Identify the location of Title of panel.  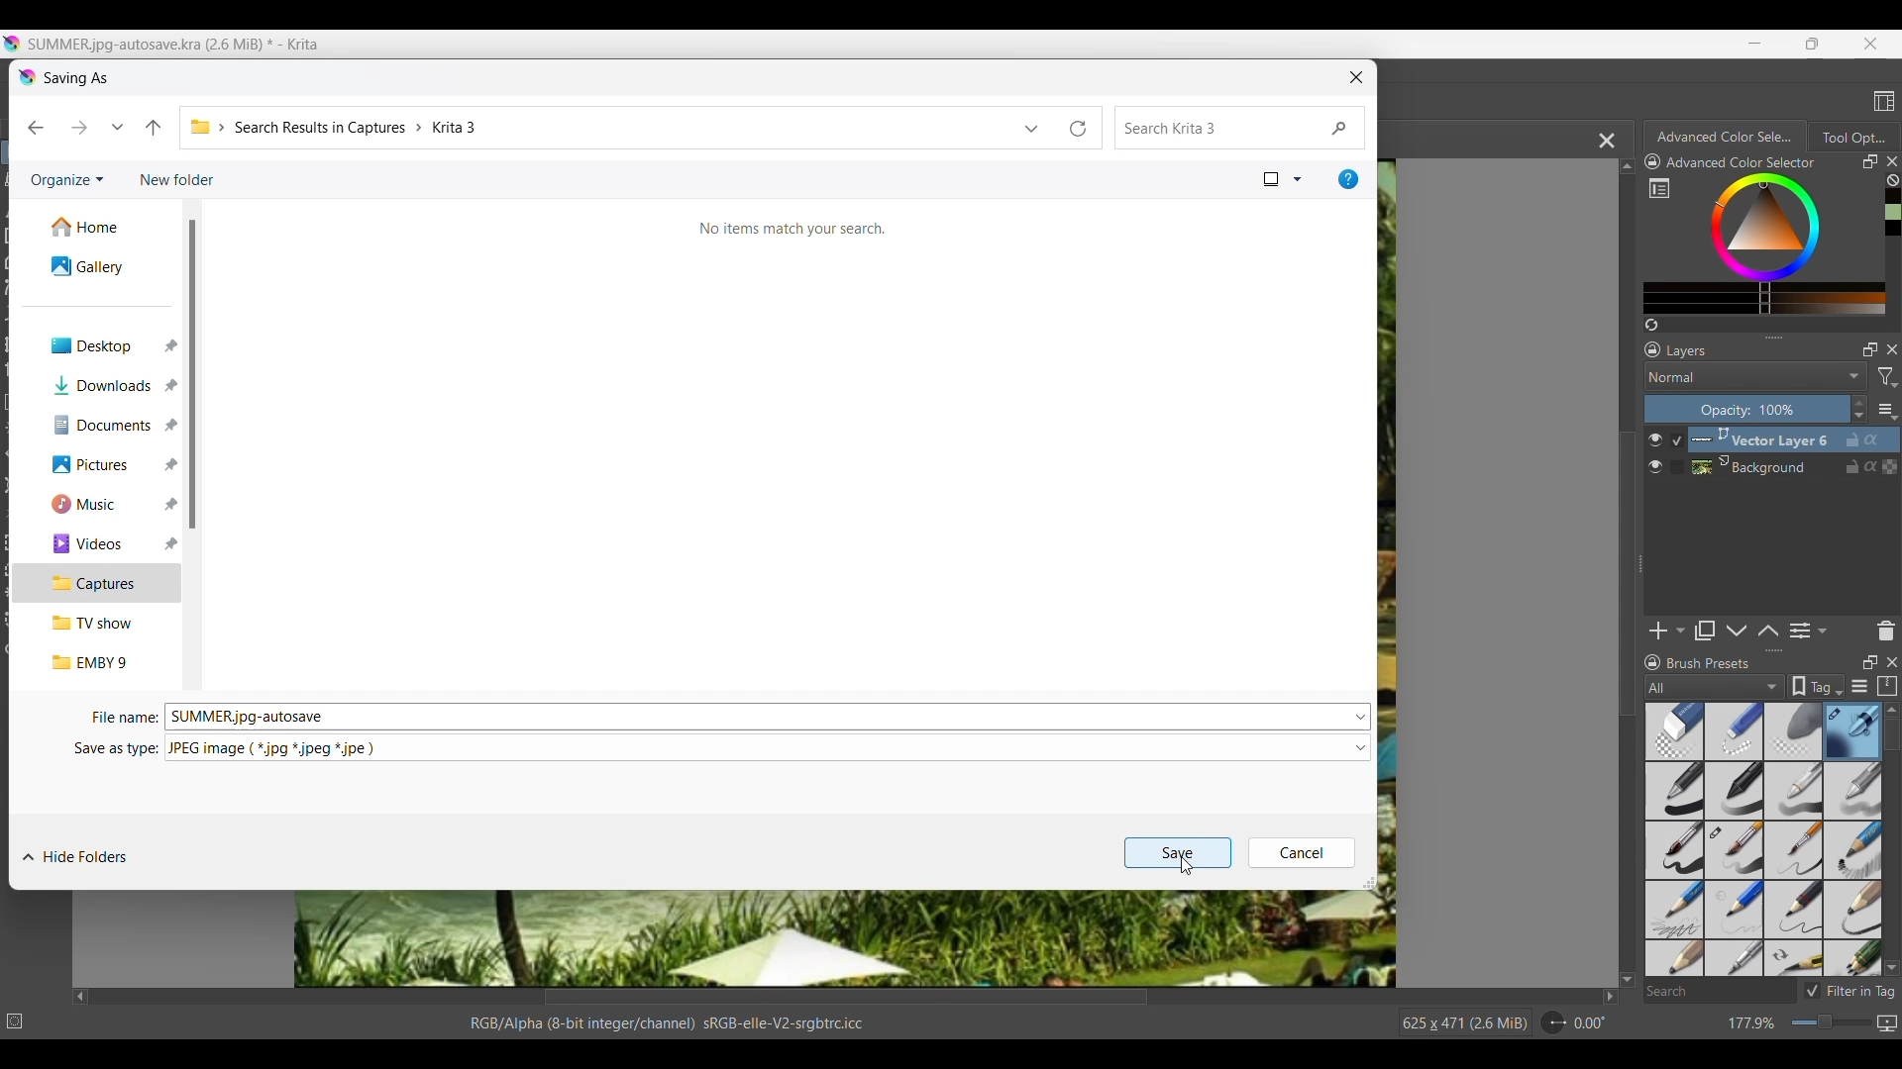
(1709, 663).